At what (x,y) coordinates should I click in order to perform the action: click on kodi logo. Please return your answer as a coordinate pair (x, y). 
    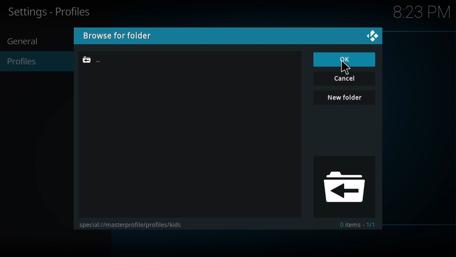
    Looking at the image, I should click on (373, 36).